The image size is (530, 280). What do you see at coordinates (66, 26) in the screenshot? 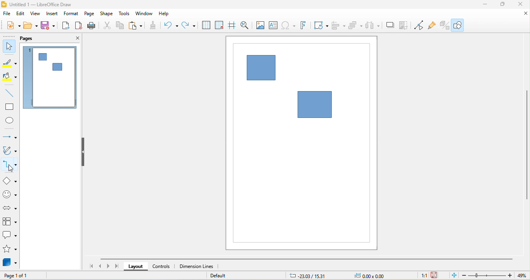
I see `export` at bounding box center [66, 26].